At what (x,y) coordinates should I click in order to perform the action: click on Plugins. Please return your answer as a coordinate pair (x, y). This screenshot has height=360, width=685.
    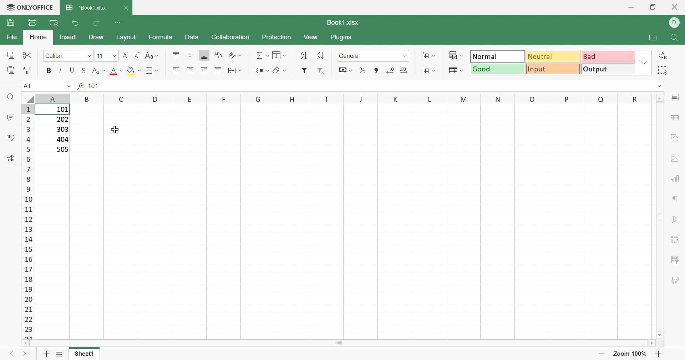
    Looking at the image, I should click on (344, 37).